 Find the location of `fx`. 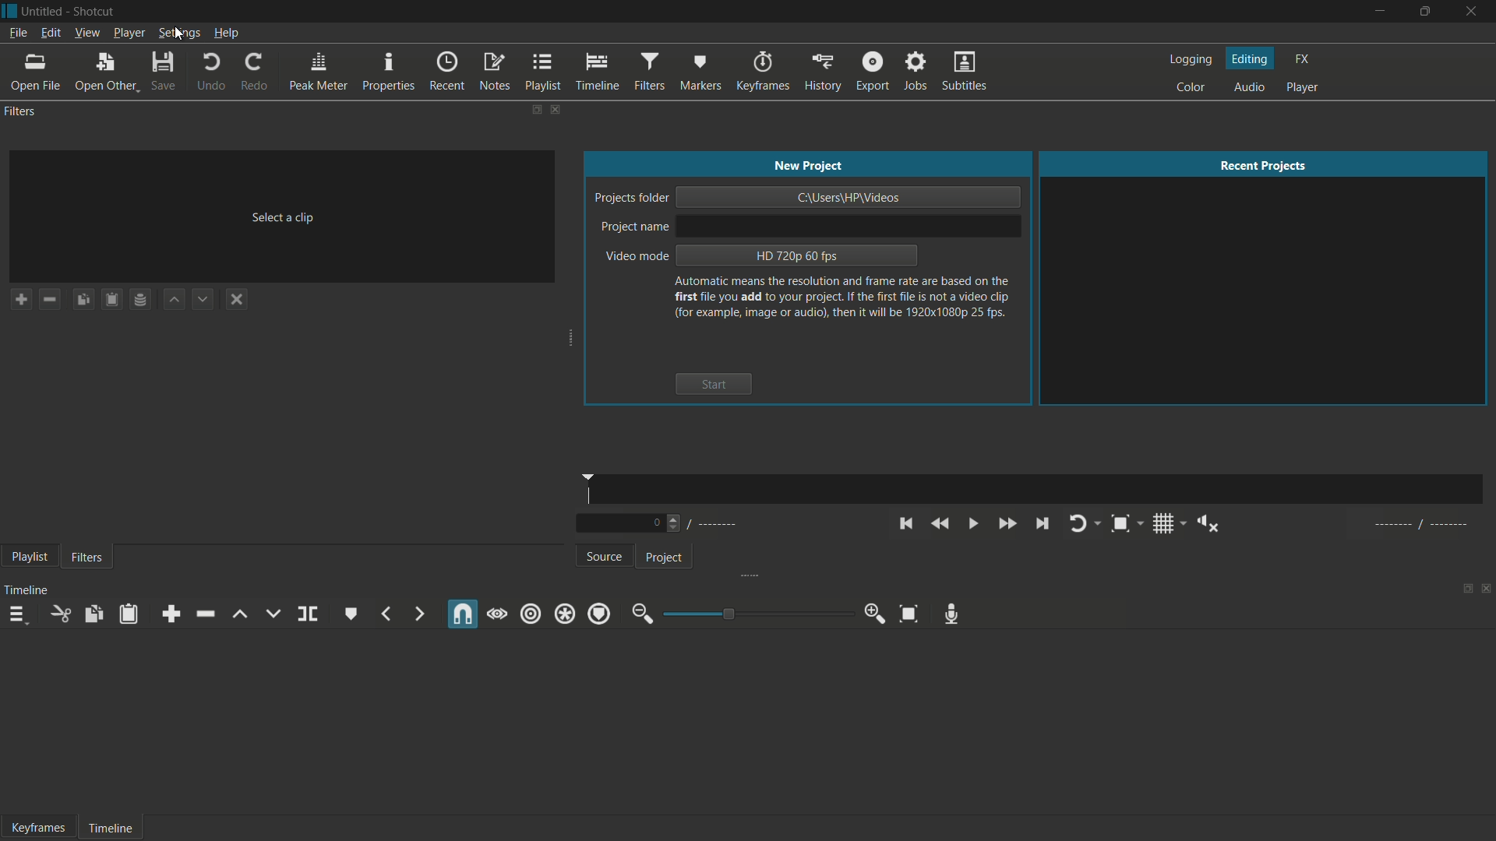

fx is located at coordinates (1302, 59).